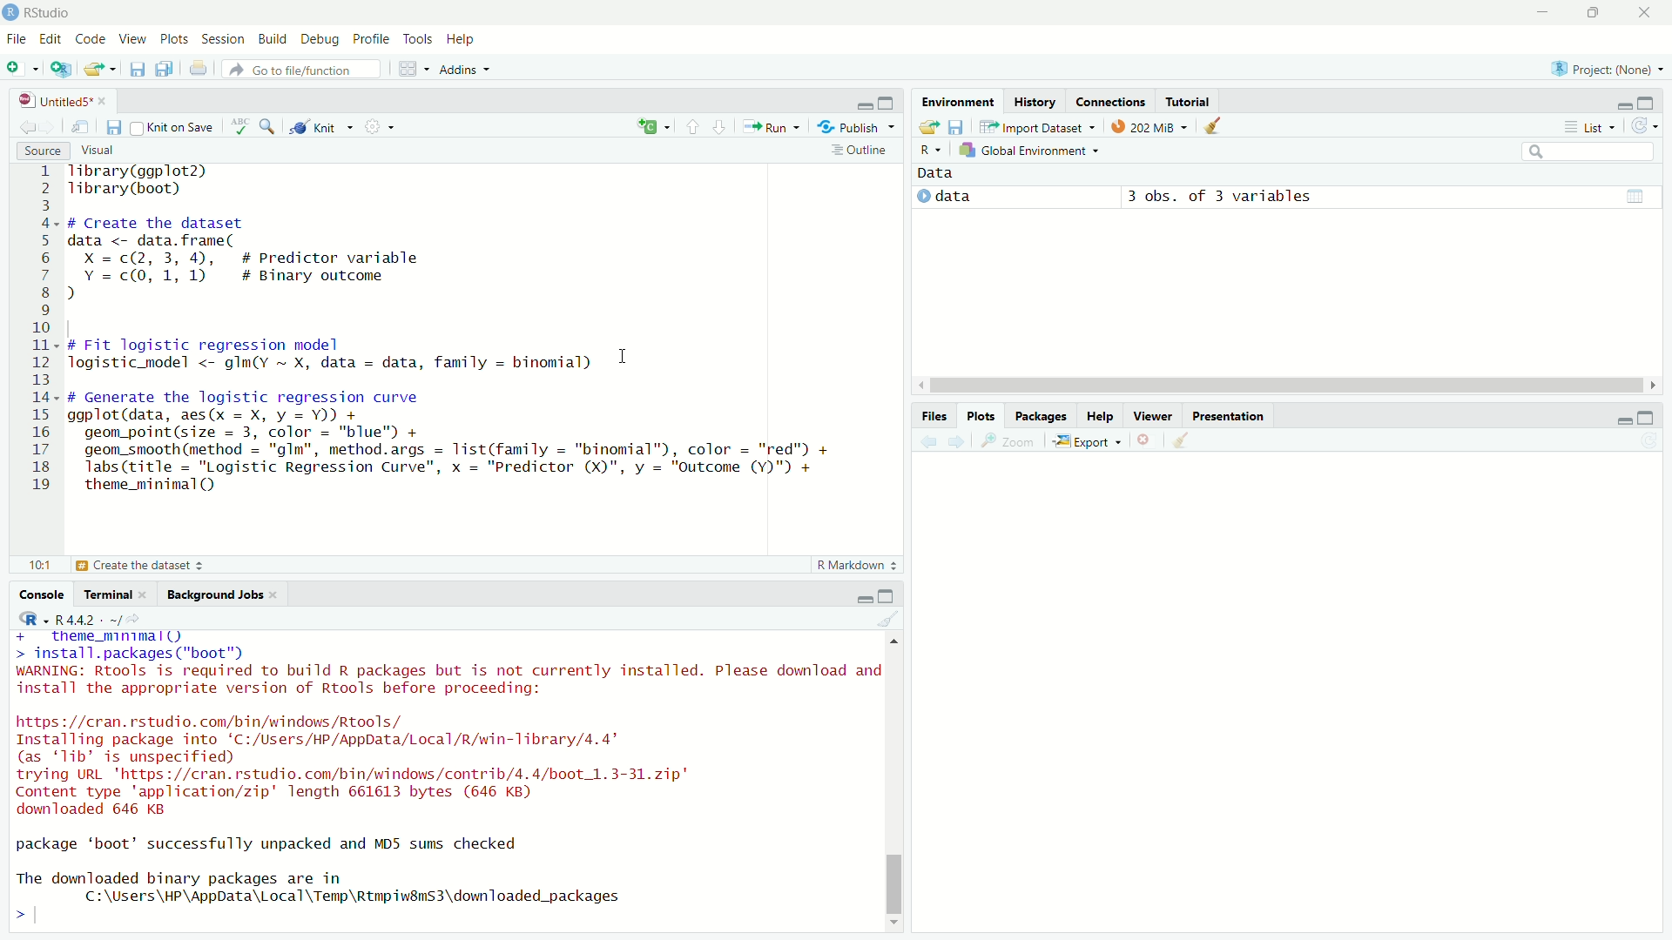  Describe the element at coordinates (887, 102) in the screenshot. I see `maximize` at that location.